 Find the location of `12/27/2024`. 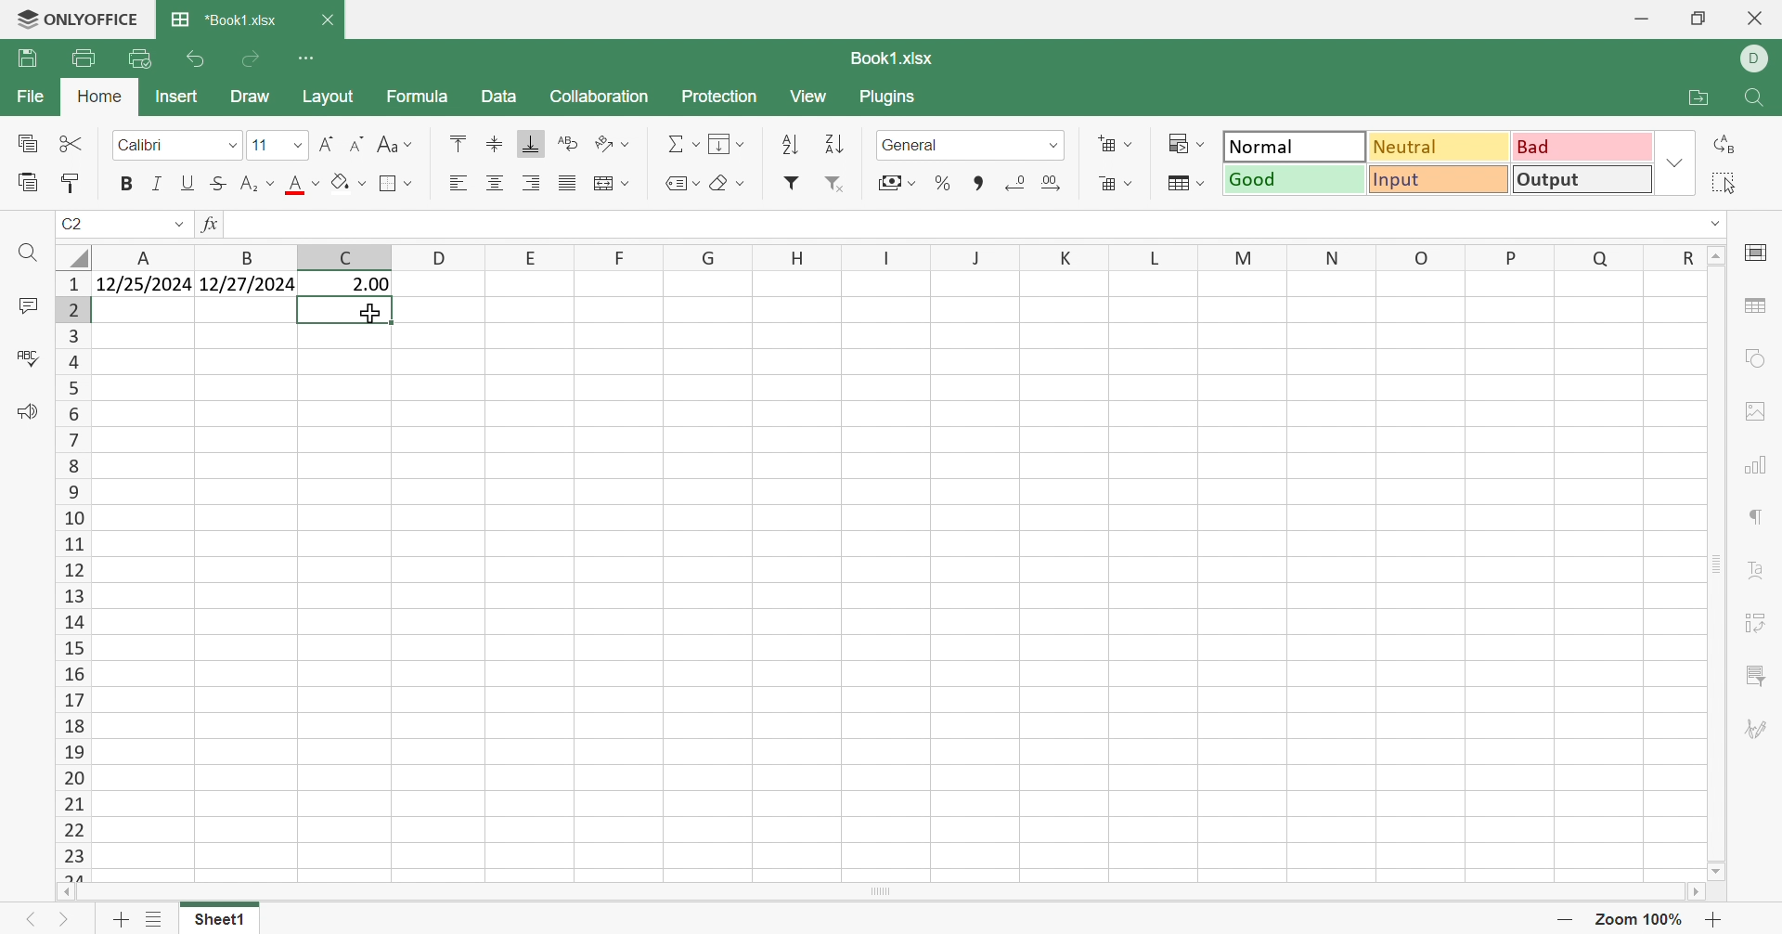

12/27/2024 is located at coordinates (248, 286).